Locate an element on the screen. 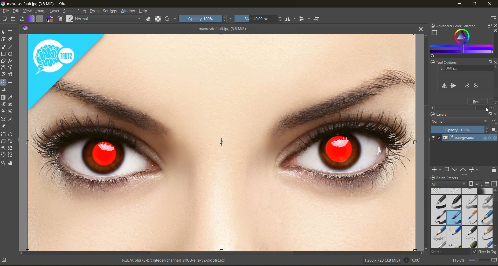  delete the layer is located at coordinates (493, 170).